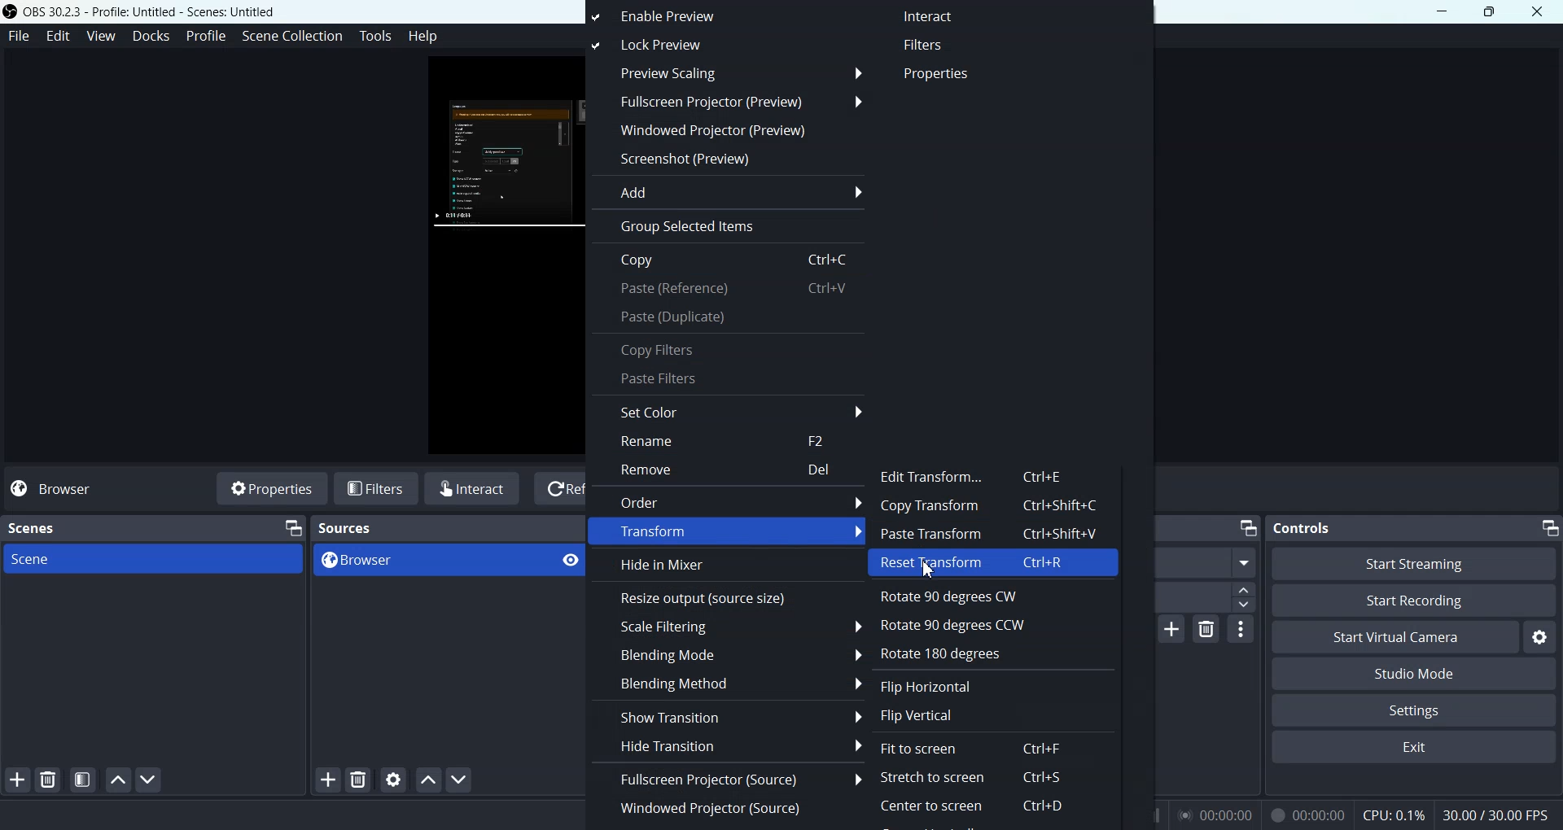 The width and height of the screenshot is (1563, 830). What do you see at coordinates (291, 37) in the screenshot?
I see `Scene Collection` at bounding box center [291, 37].